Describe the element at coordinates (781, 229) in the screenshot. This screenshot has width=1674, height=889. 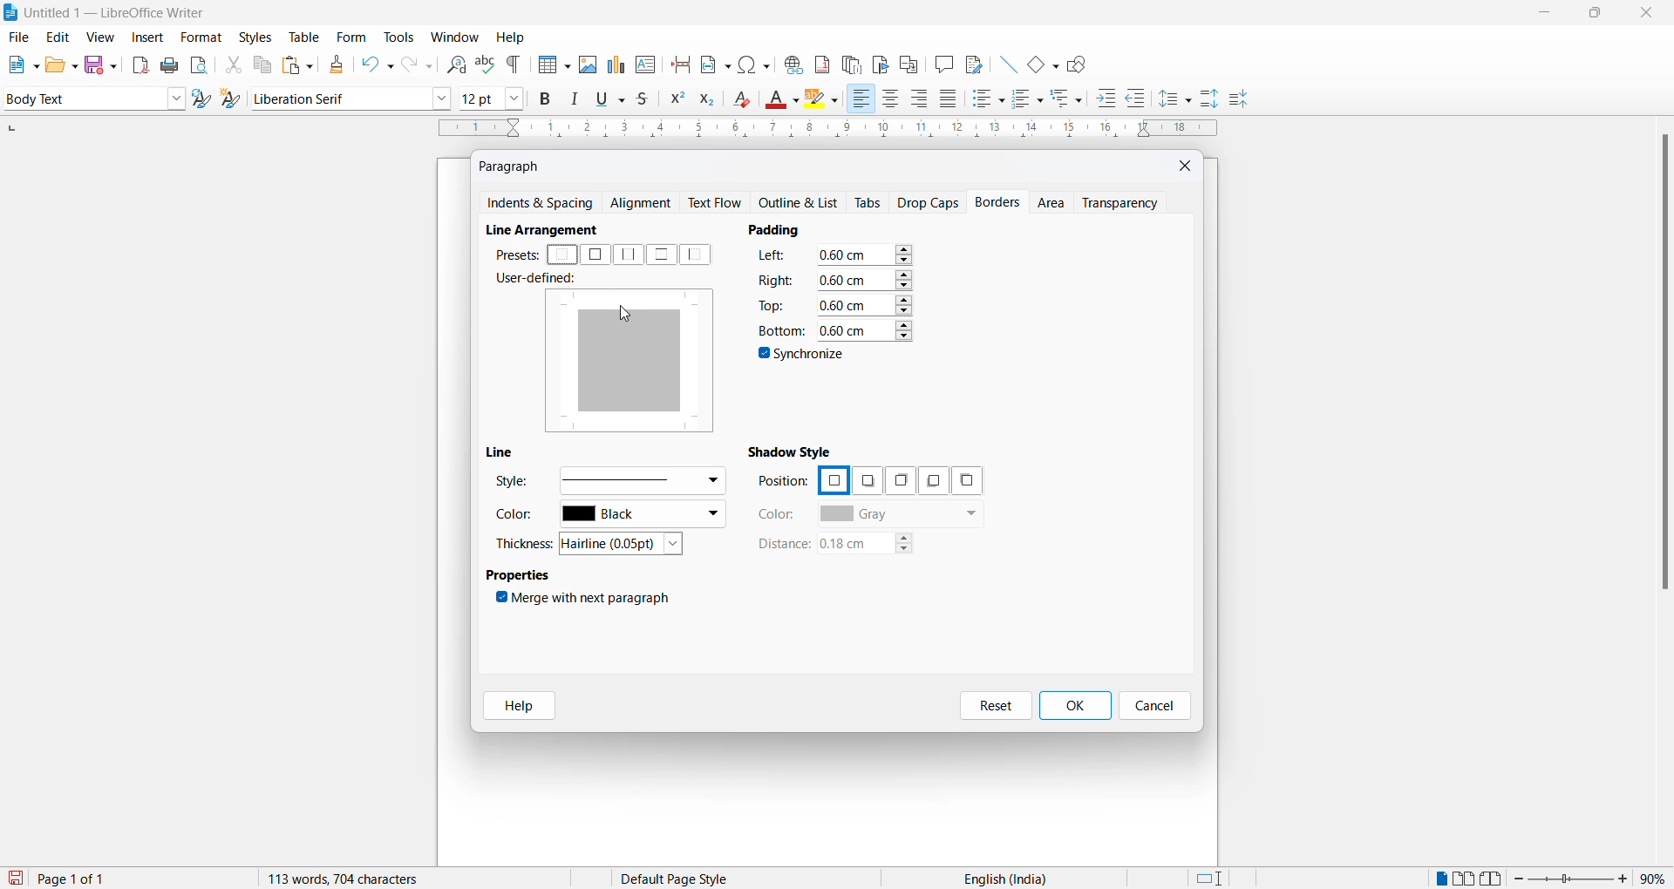
I see `padding` at that location.